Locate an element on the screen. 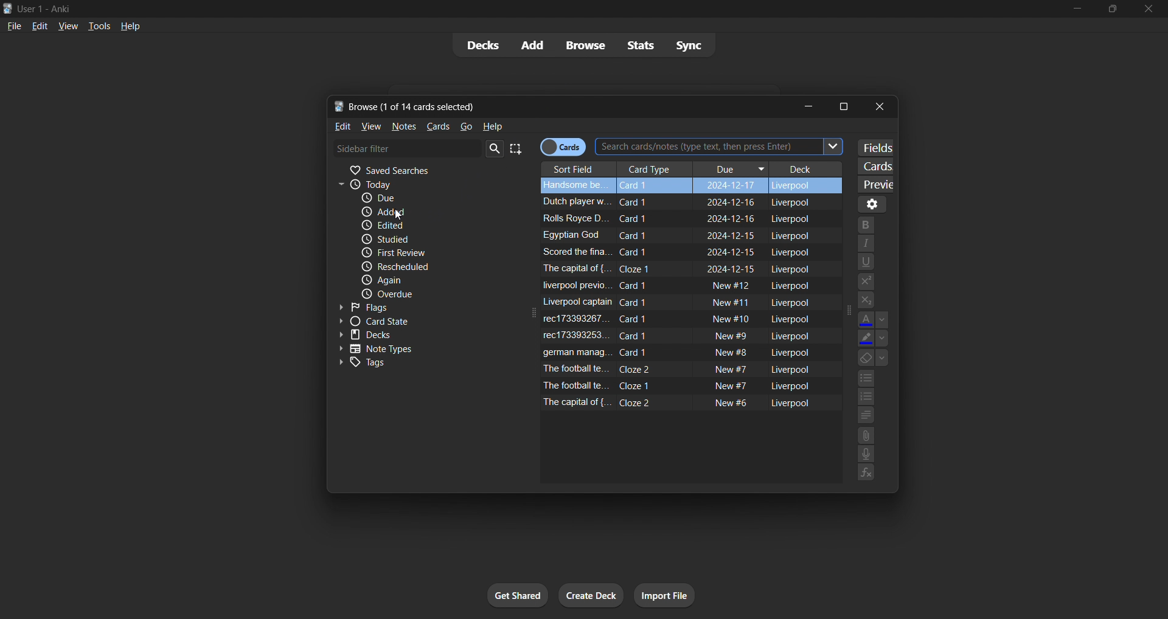 This screenshot has height=619, width=1168. rec173393267... Card 1 New #10 Liverpool is located at coordinates (680, 318).